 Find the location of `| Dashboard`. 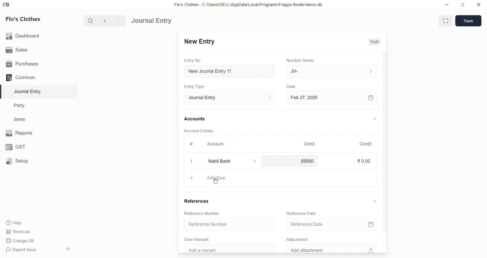

| Dashboard is located at coordinates (28, 36).